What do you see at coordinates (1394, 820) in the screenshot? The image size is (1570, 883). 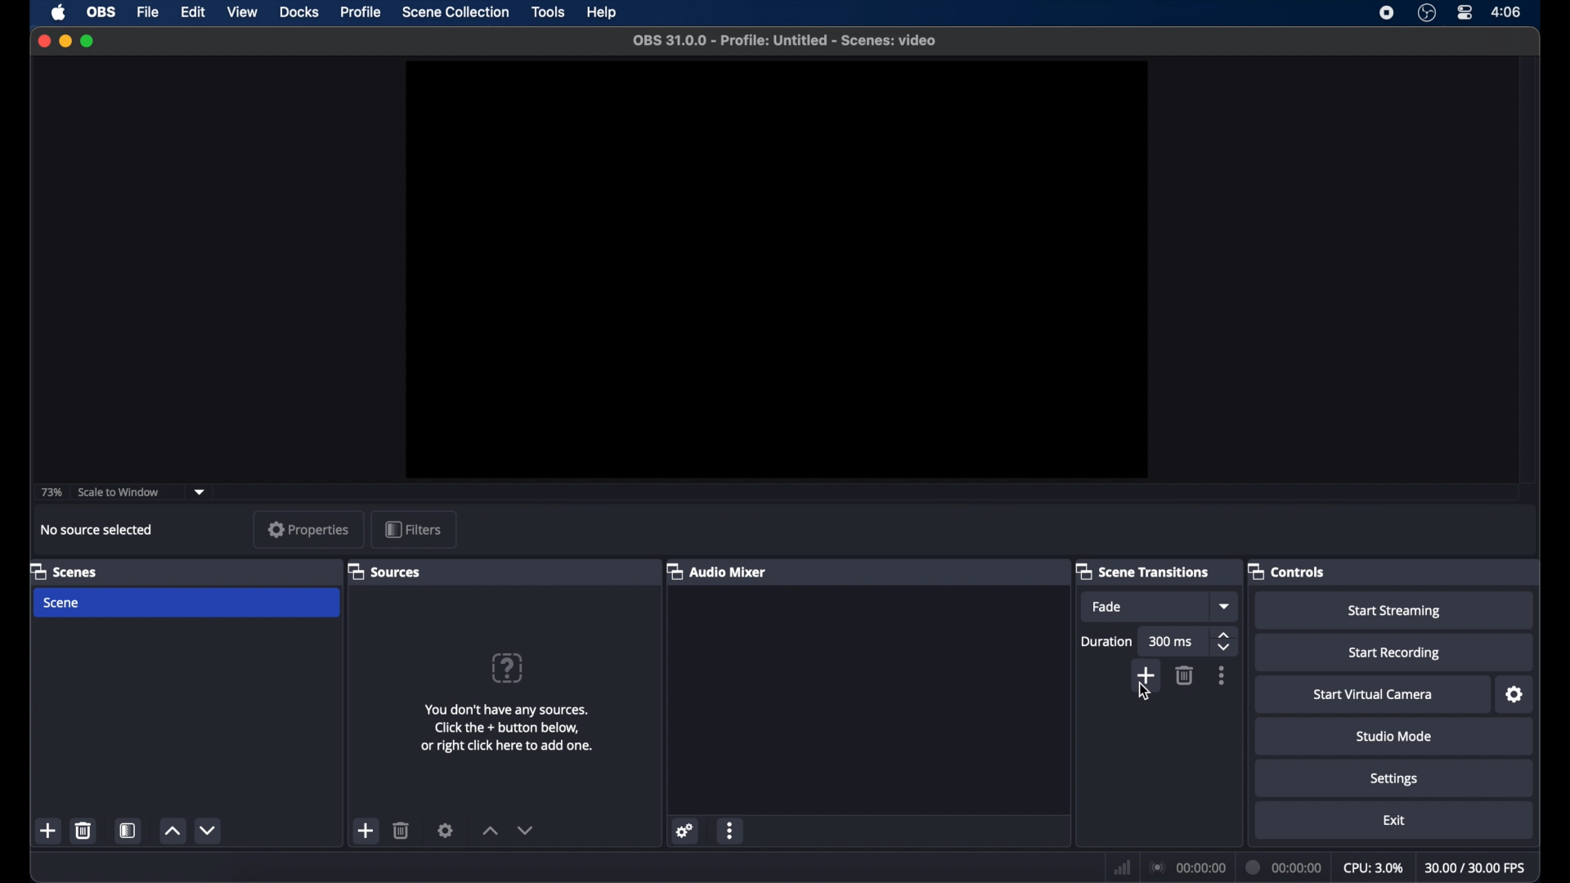 I see `exit` at bounding box center [1394, 820].